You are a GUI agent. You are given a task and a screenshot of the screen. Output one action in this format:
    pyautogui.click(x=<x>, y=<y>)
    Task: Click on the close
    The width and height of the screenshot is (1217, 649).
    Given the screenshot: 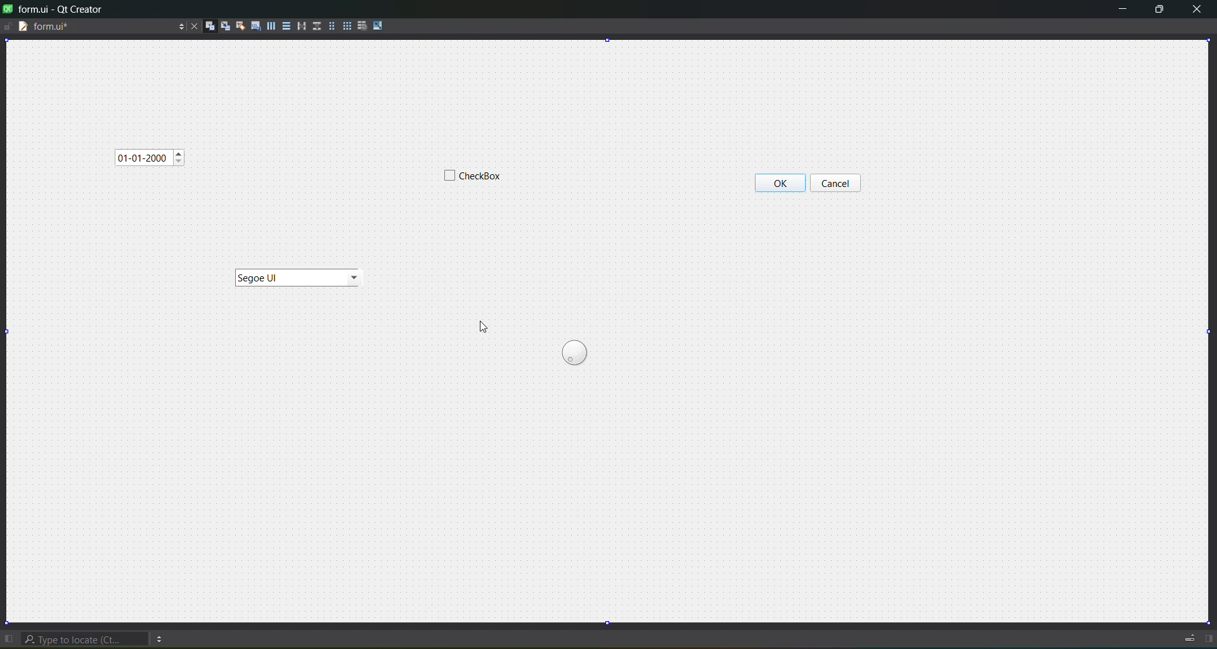 What is the action you would take?
    pyautogui.click(x=1201, y=10)
    